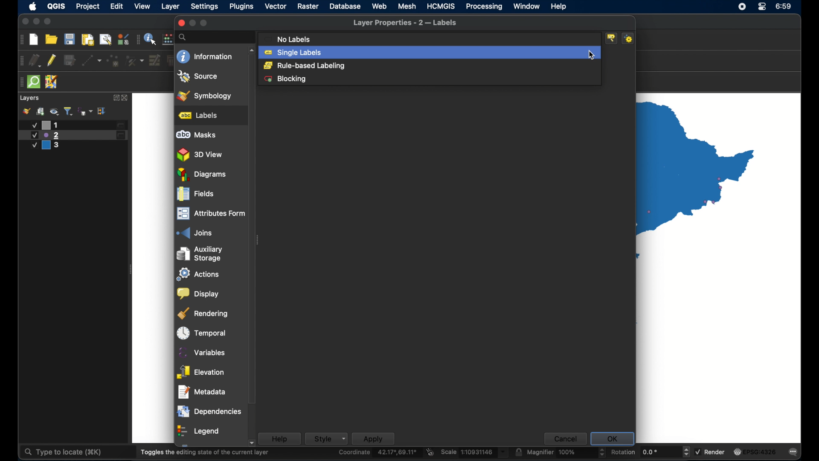 The height and width of the screenshot is (461, 819). I want to click on drag handle, so click(20, 82).